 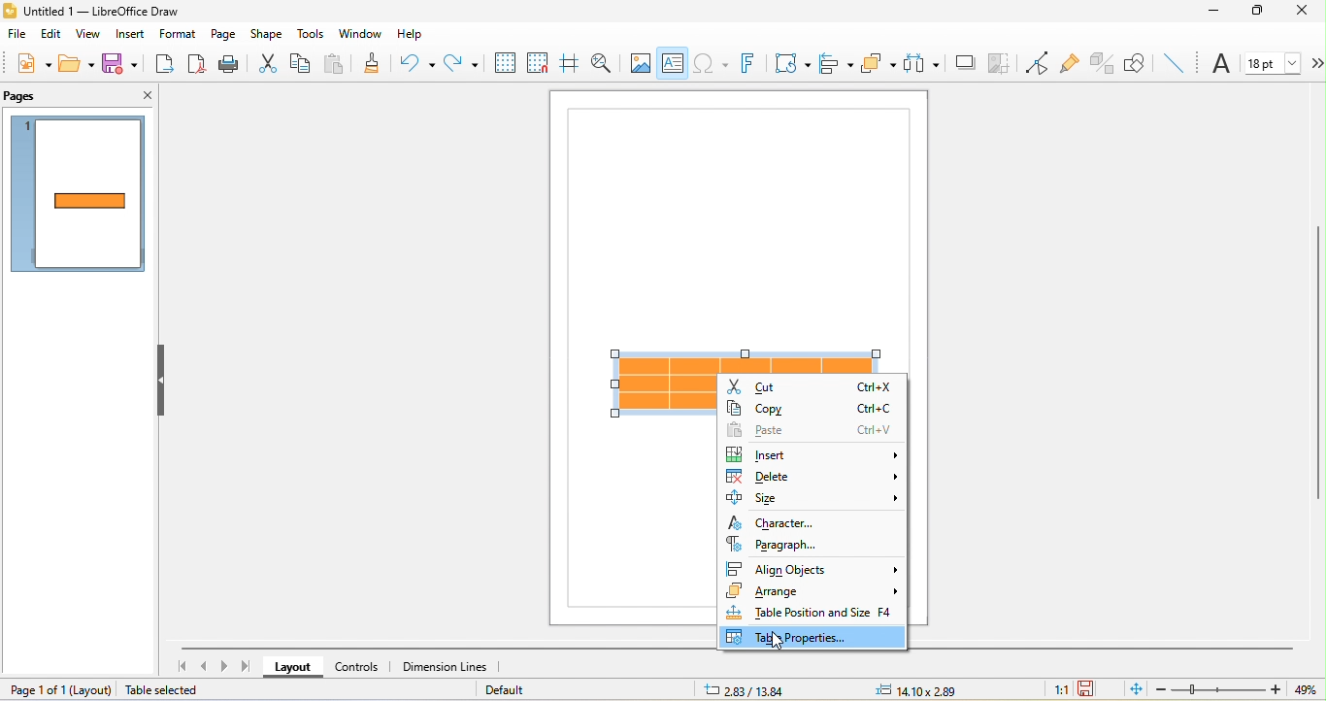 What do you see at coordinates (961, 63) in the screenshot?
I see `shadow` at bounding box center [961, 63].